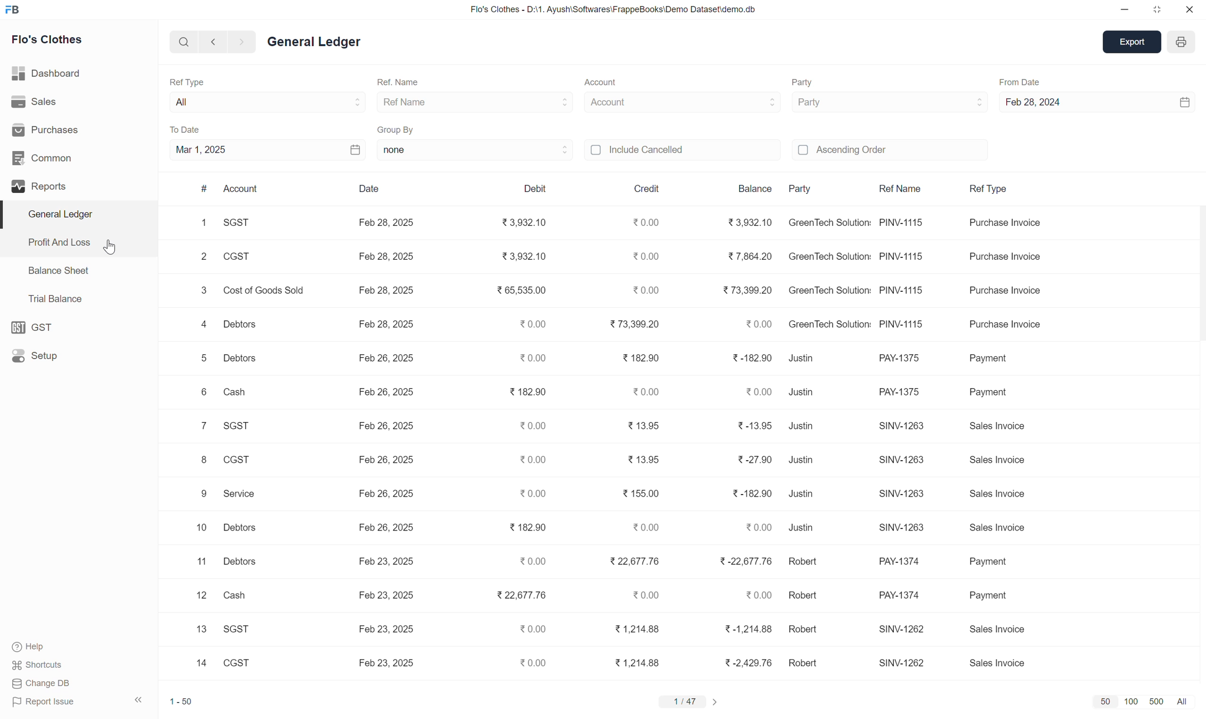 The height and width of the screenshot is (719, 1206). What do you see at coordinates (234, 661) in the screenshot?
I see `CGST` at bounding box center [234, 661].